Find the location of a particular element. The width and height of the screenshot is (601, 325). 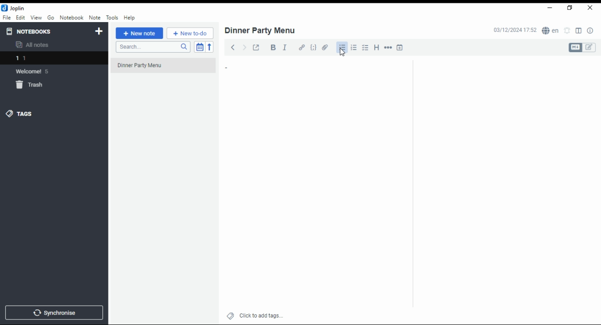

notes properties is located at coordinates (591, 31).